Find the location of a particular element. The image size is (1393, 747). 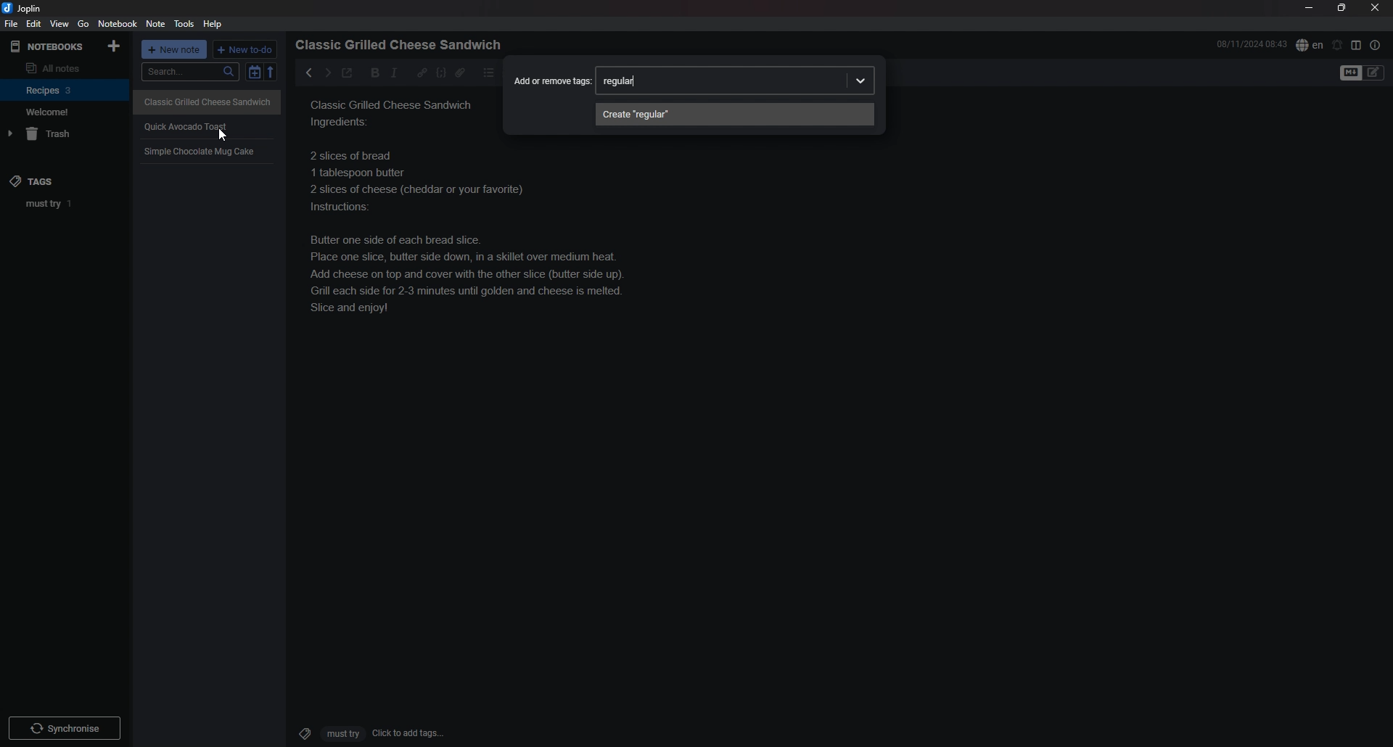

simple chocolate mug cake is located at coordinates (201, 151).